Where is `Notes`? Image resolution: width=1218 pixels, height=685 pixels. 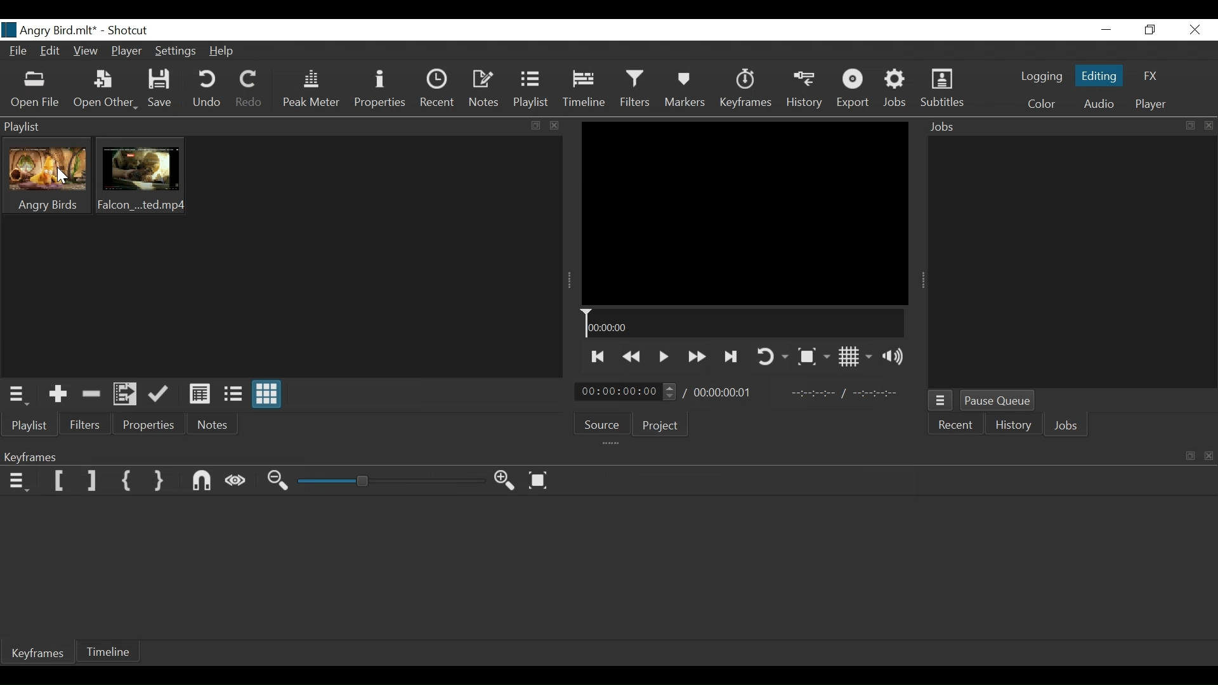 Notes is located at coordinates (210, 424).